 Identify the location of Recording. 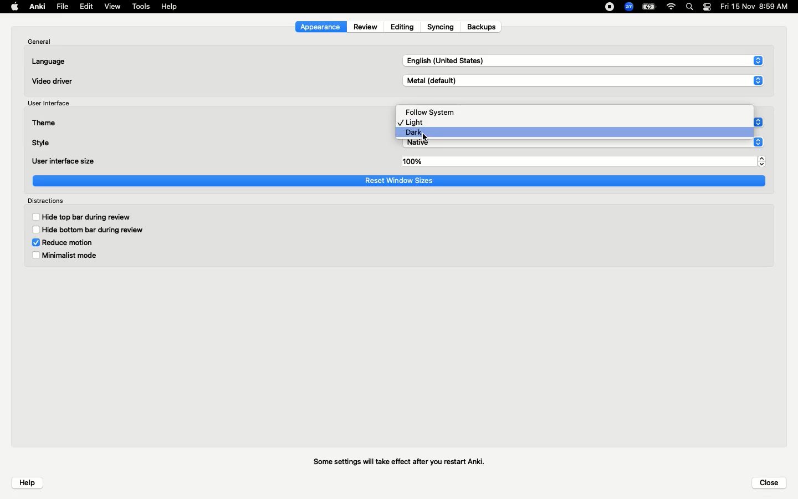
(611, 7).